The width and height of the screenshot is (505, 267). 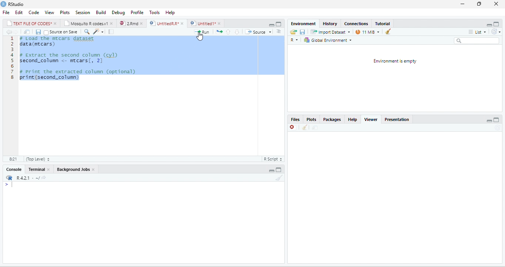 I want to click on History, so click(x=330, y=23).